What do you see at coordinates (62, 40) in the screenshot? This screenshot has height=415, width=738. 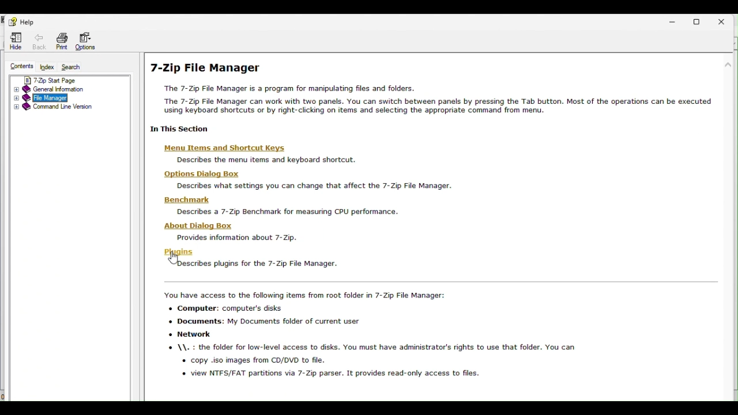 I see `Print` at bounding box center [62, 40].